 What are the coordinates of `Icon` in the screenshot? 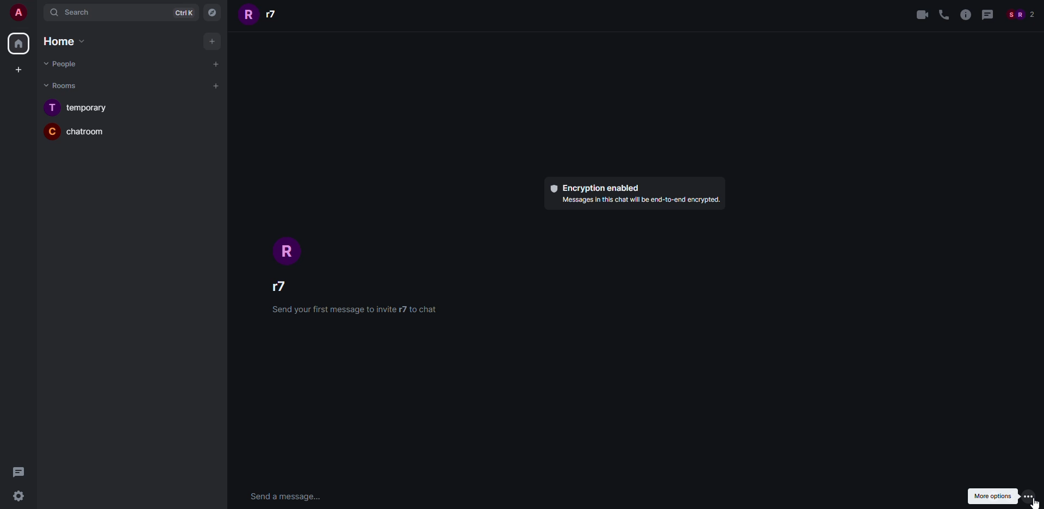 It's located at (291, 251).